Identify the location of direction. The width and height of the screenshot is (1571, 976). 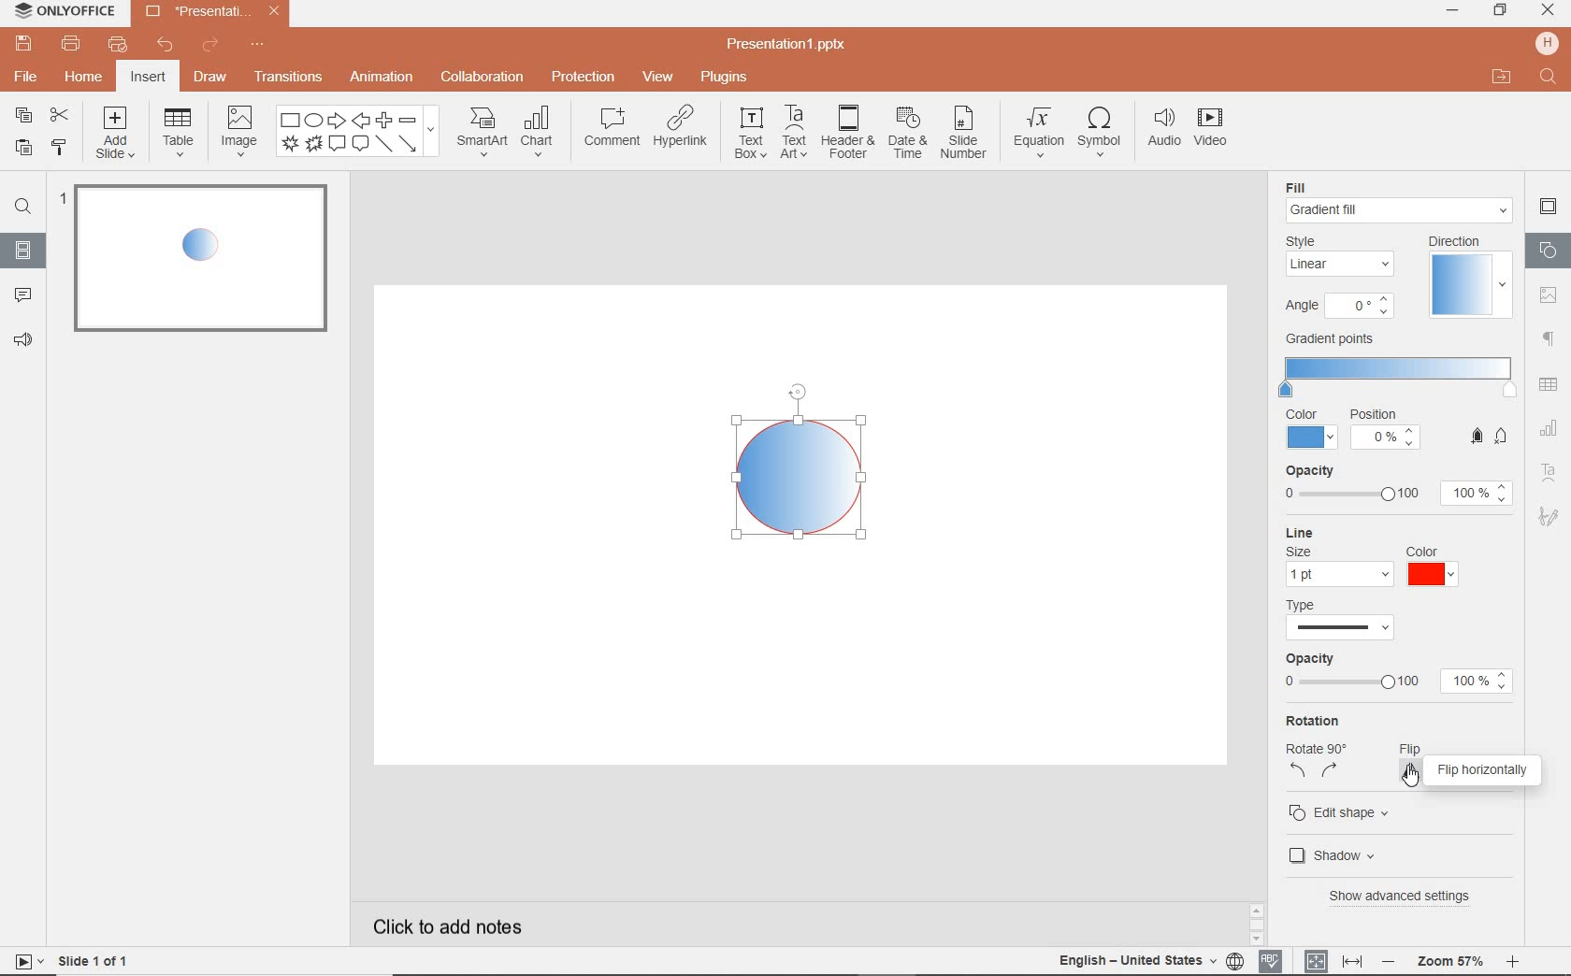
(1467, 276).